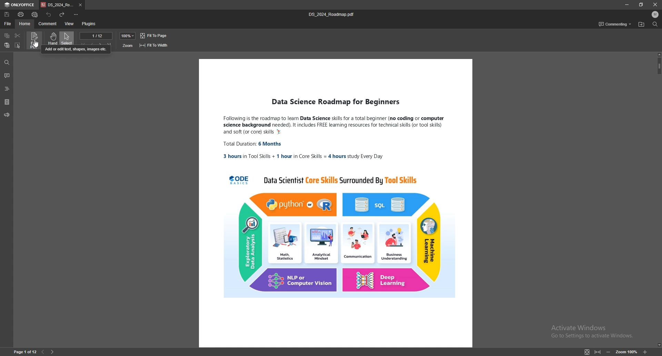 This screenshot has width=662, height=356. Describe the element at coordinates (51, 38) in the screenshot. I see `hand` at that location.